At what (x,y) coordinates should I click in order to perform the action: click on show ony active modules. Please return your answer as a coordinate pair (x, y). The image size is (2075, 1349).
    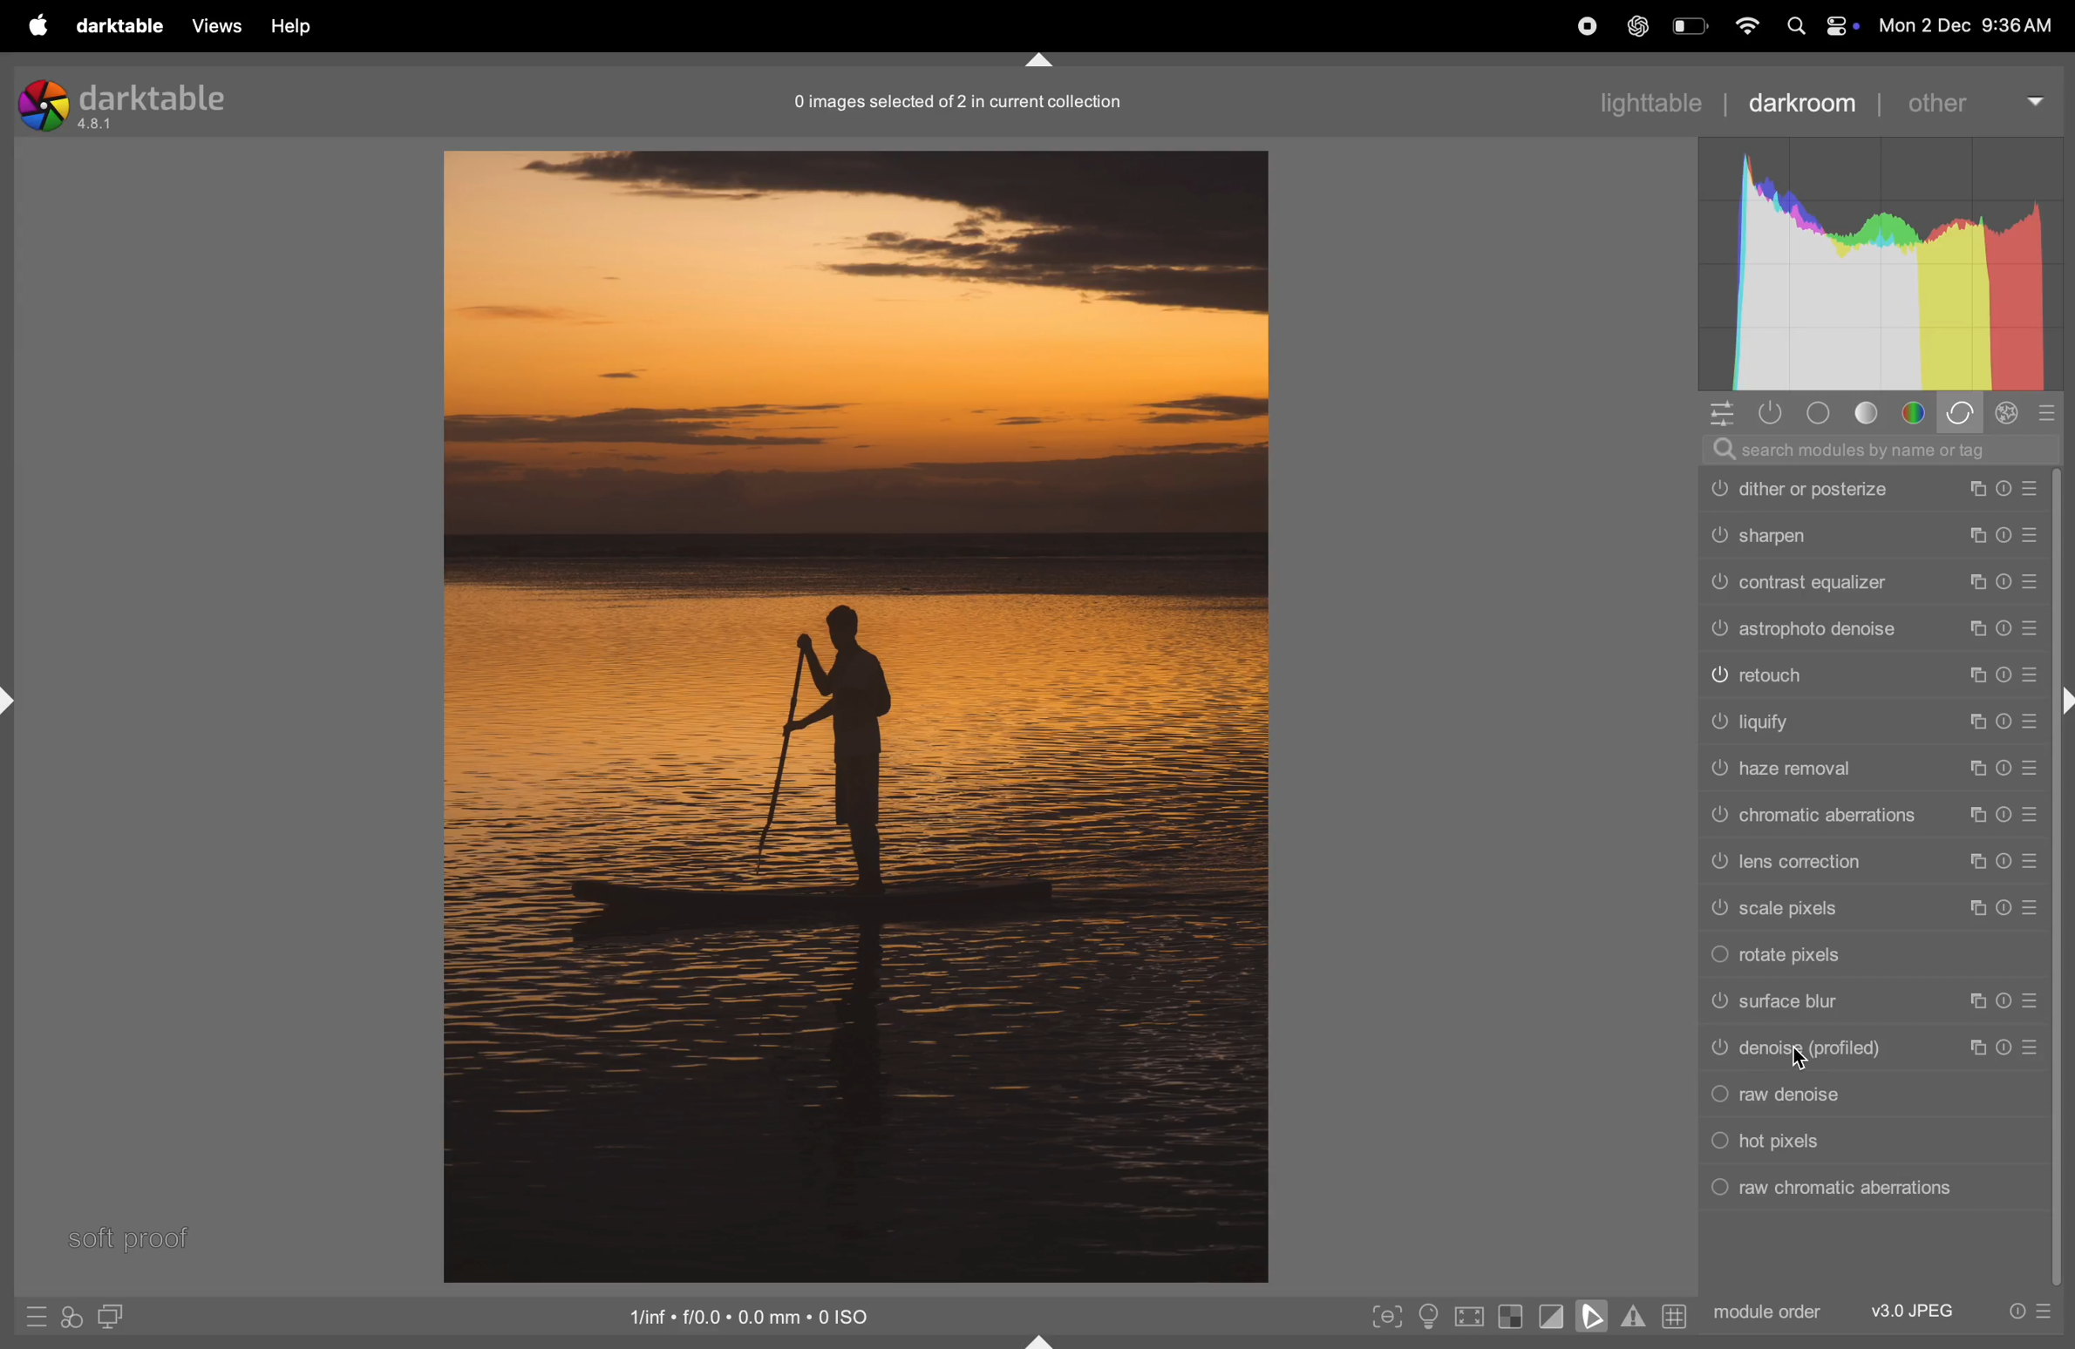
    Looking at the image, I should click on (1774, 413).